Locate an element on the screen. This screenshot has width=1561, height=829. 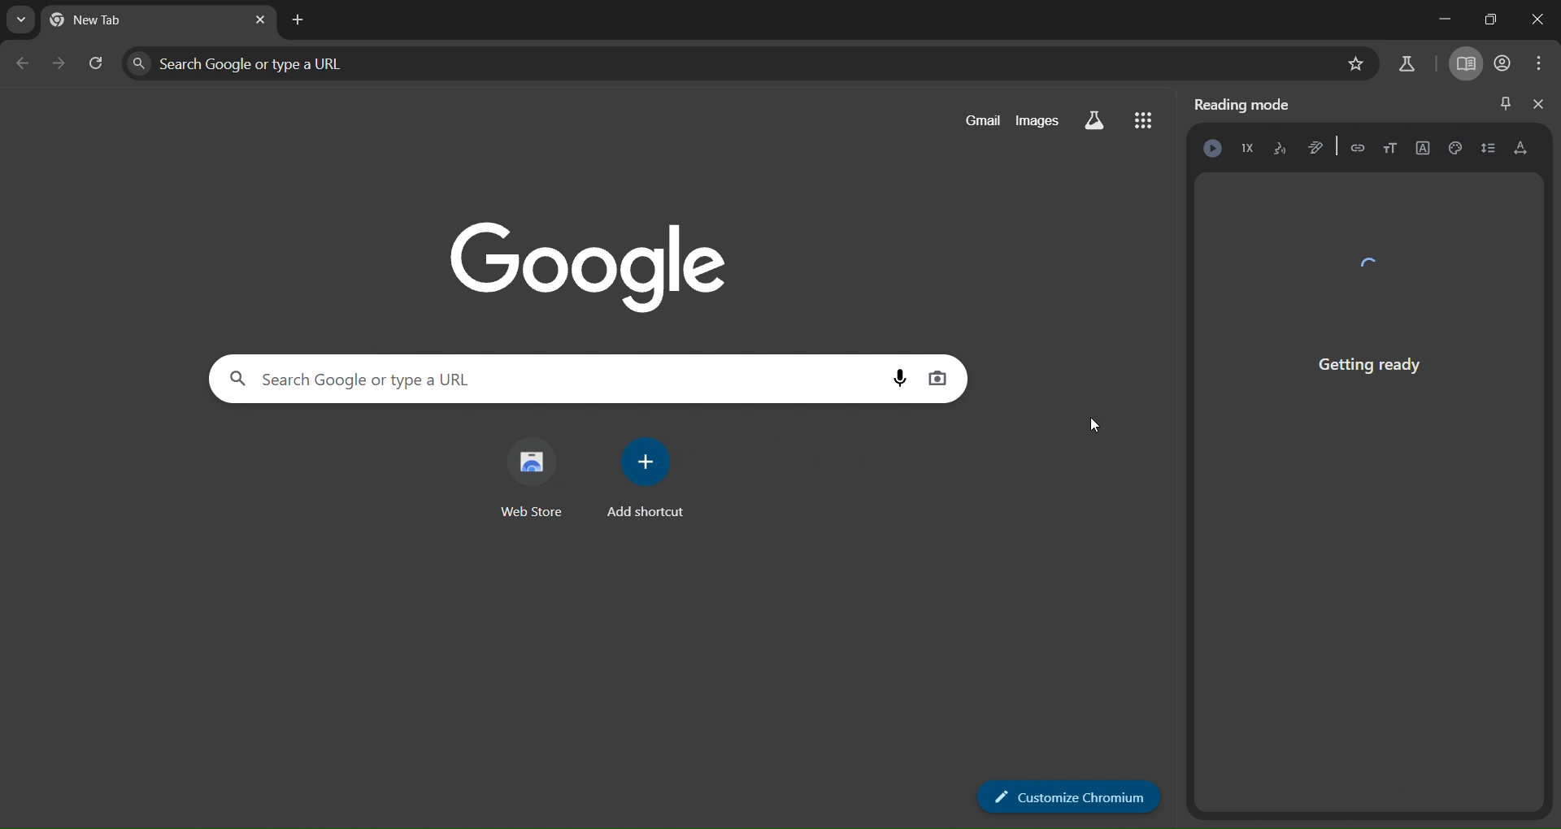
search labs is located at coordinates (1406, 60).